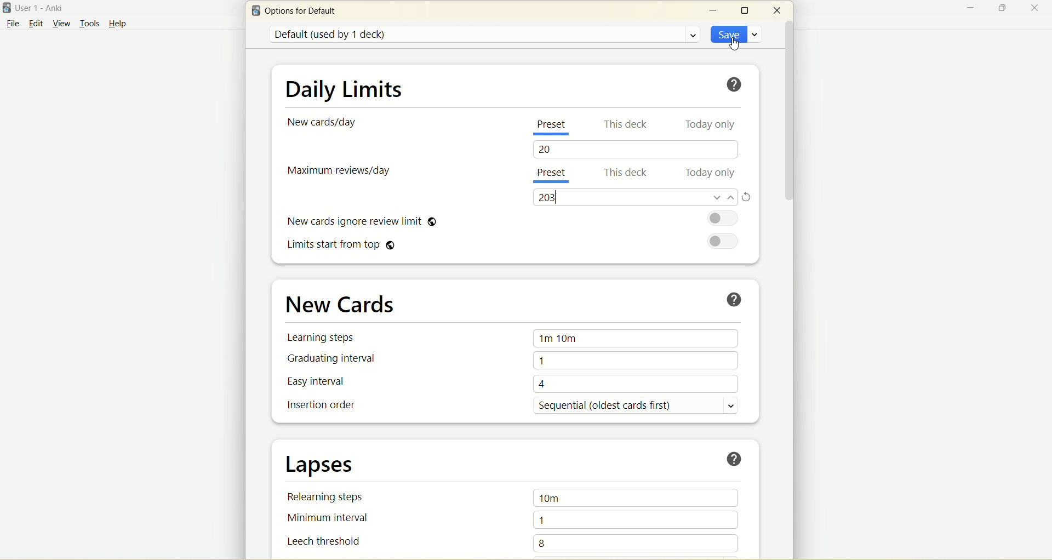 The height and width of the screenshot is (560, 1052). What do you see at coordinates (639, 544) in the screenshot?
I see `8` at bounding box center [639, 544].